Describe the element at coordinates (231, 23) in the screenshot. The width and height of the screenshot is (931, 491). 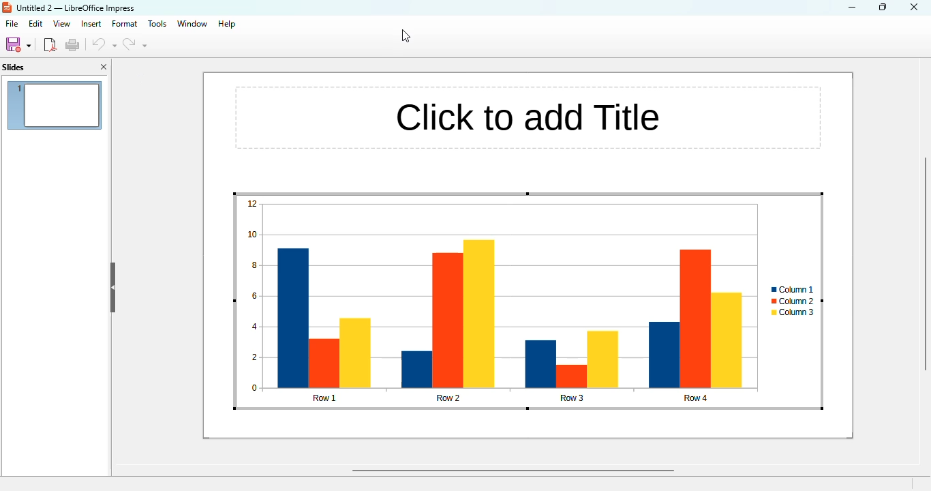
I see `help` at that location.